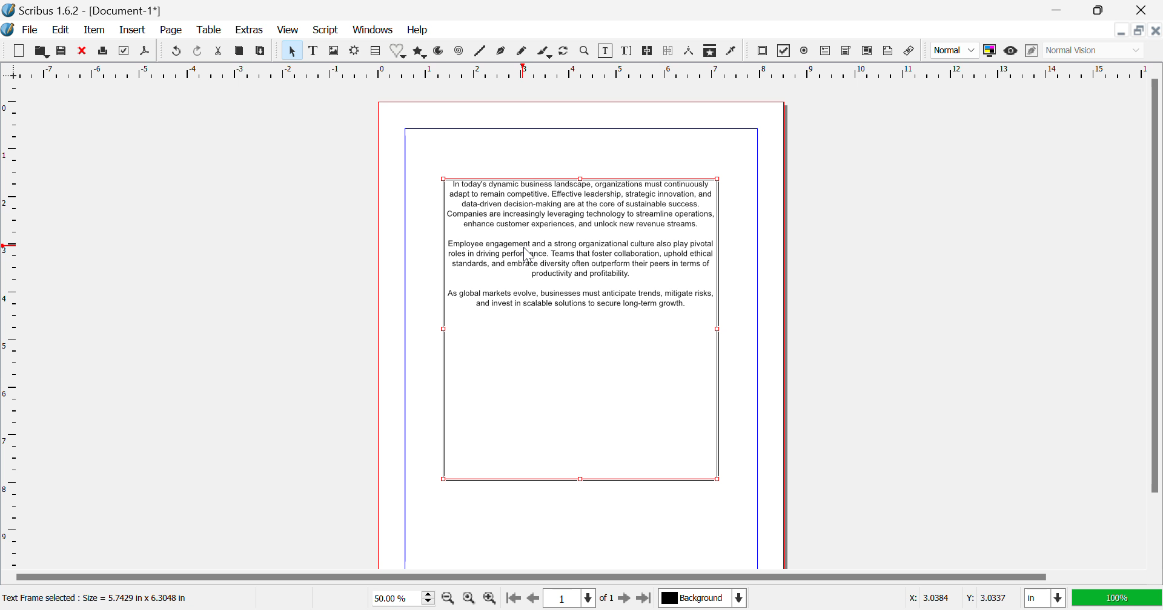 This screenshot has height=610, width=1163. Describe the element at coordinates (469, 598) in the screenshot. I see `Zoom to 100%` at that location.